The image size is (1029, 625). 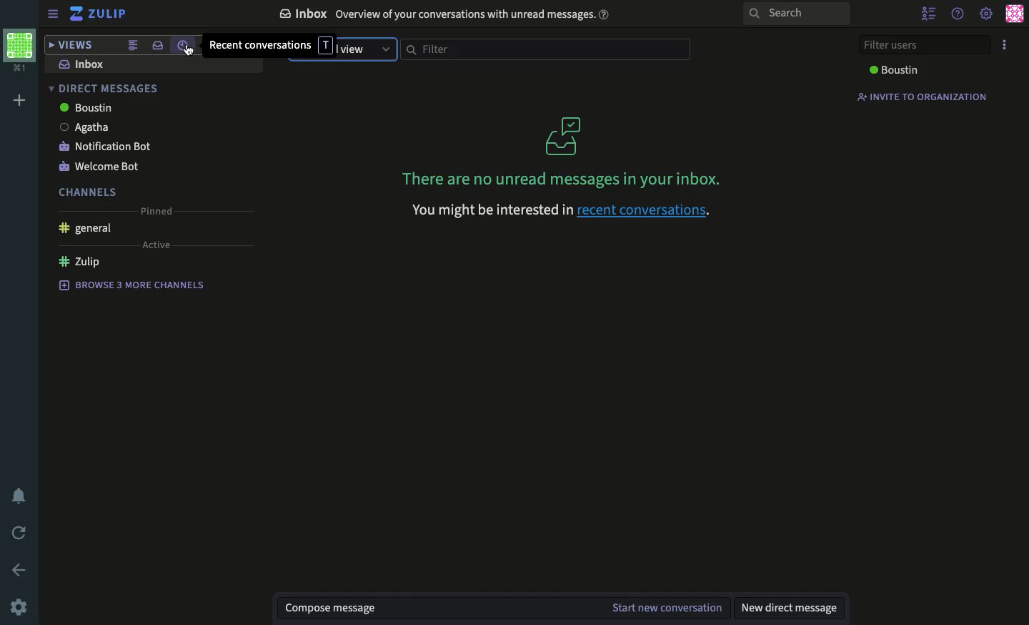 I want to click on Zulip, so click(x=79, y=262).